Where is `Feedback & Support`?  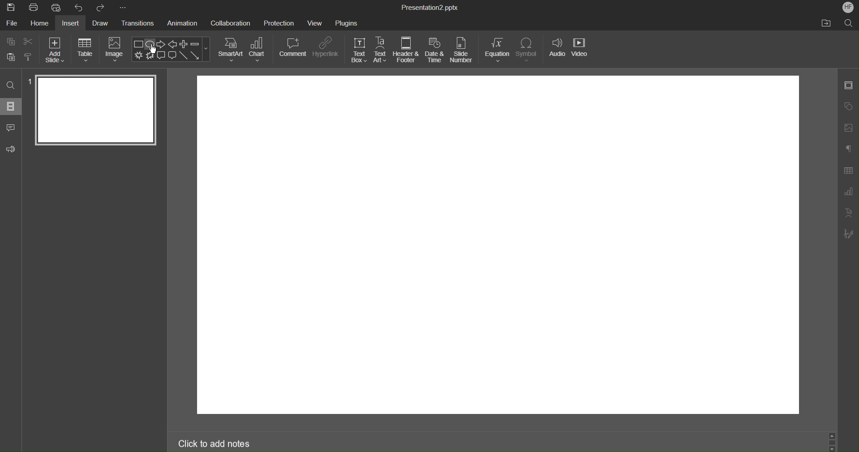
Feedback & Support is located at coordinates (11, 148).